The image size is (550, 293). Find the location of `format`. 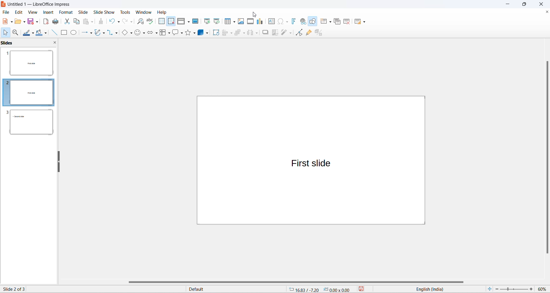

format is located at coordinates (67, 13).